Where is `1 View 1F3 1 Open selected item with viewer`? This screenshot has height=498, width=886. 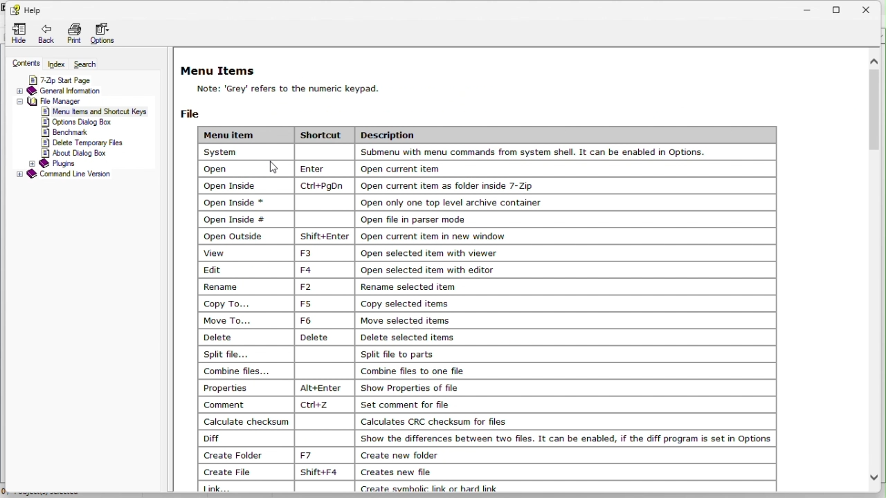 1 View 1F3 1 Open selected item with viewer is located at coordinates (354, 252).